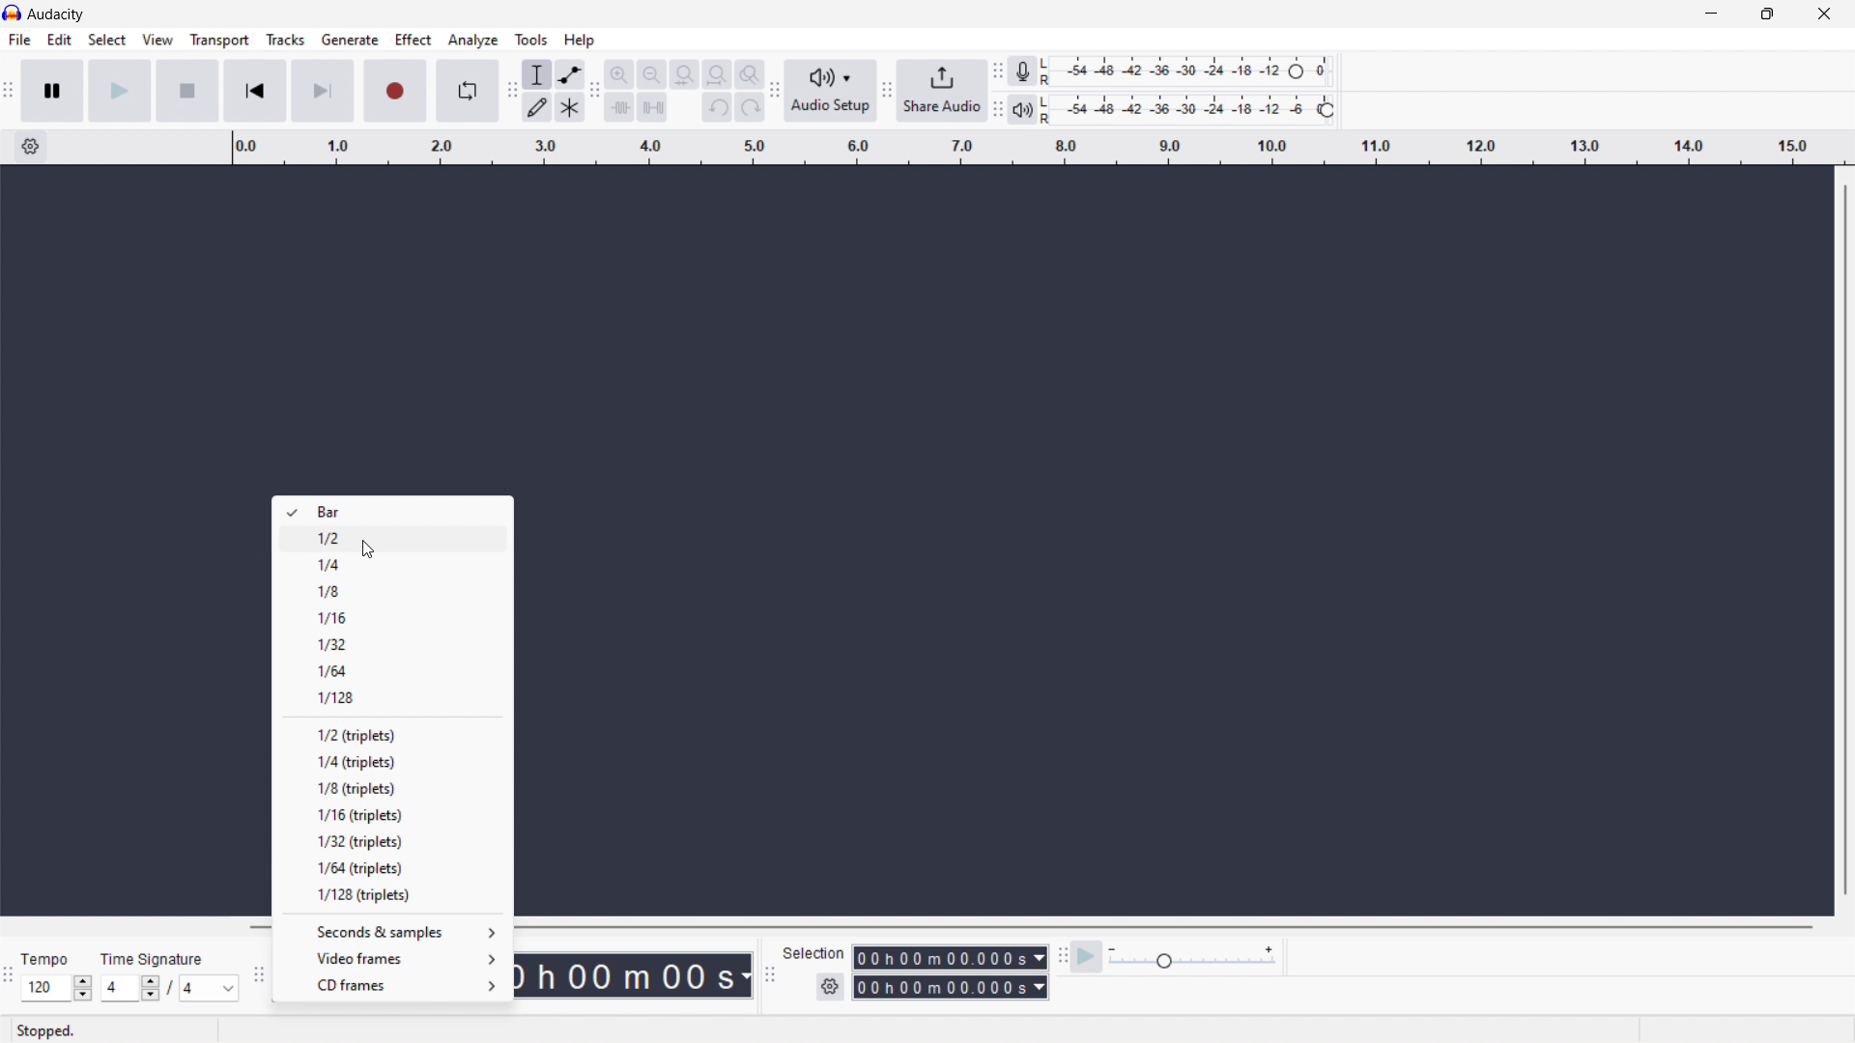 The height and width of the screenshot is (1043, 1855). What do you see at coordinates (684, 73) in the screenshot?
I see `fit selection to width` at bounding box center [684, 73].